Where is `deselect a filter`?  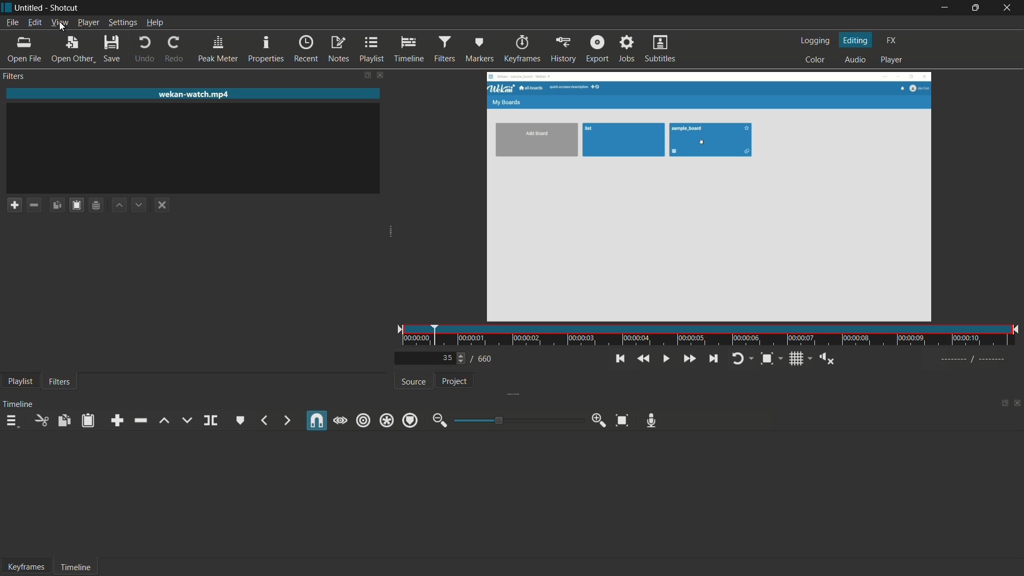
deselect a filter is located at coordinates (161, 205).